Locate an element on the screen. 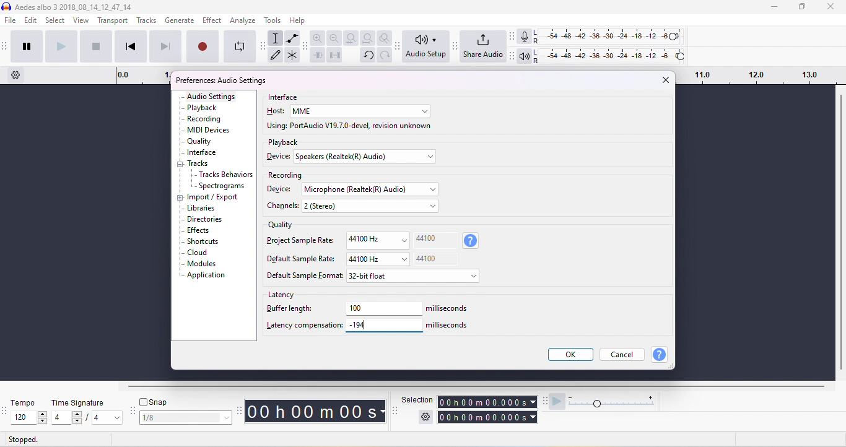 This screenshot has height=447, width=846. playback meter is located at coordinates (526, 56).